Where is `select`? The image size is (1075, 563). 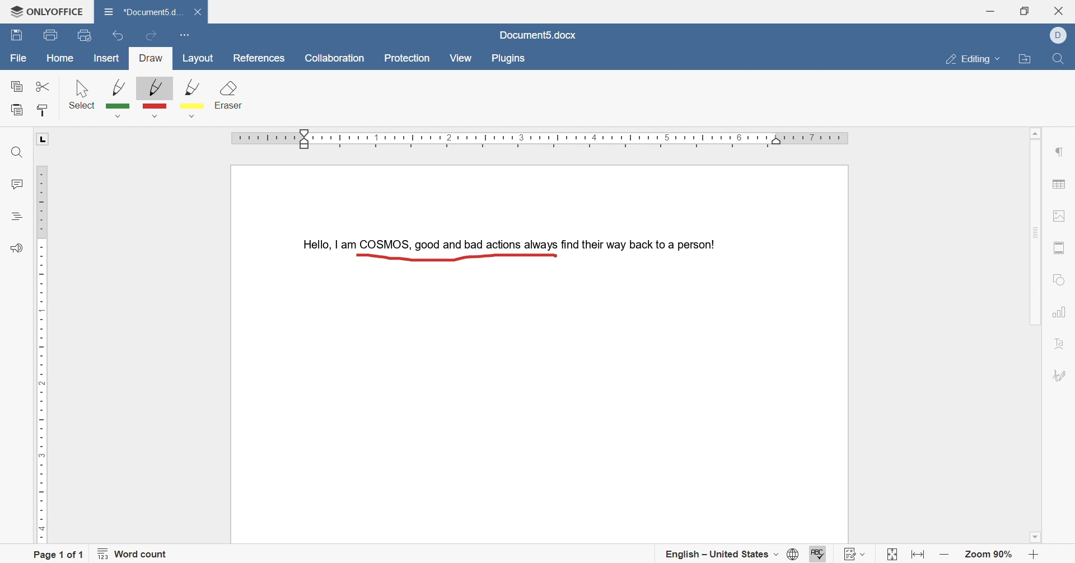
select is located at coordinates (82, 93).